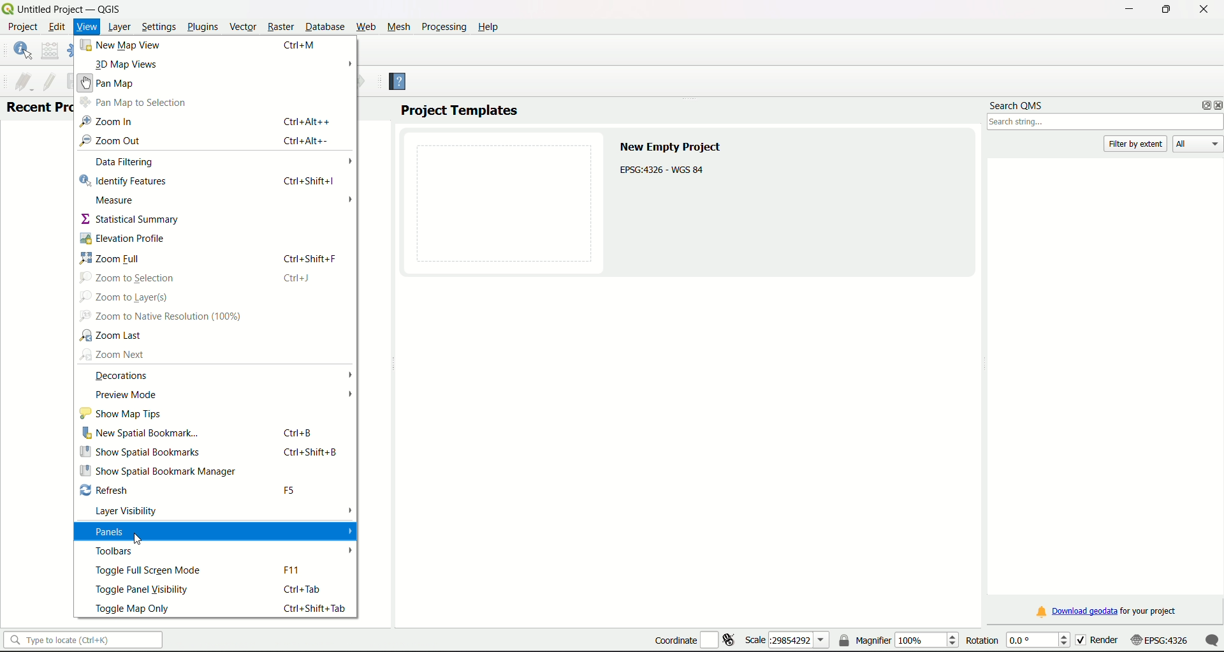 The width and height of the screenshot is (1224, 652). What do you see at coordinates (1016, 103) in the screenshot?
I see `search QMS` at bounding box center [1016, 103].